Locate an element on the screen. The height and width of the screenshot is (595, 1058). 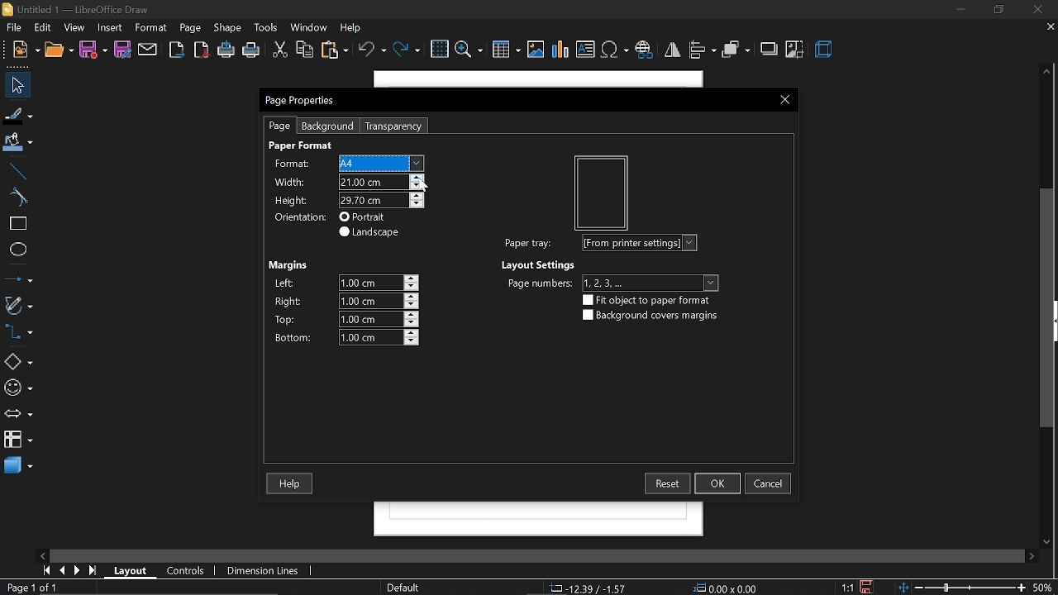
page is located at coordinates (279, 126).